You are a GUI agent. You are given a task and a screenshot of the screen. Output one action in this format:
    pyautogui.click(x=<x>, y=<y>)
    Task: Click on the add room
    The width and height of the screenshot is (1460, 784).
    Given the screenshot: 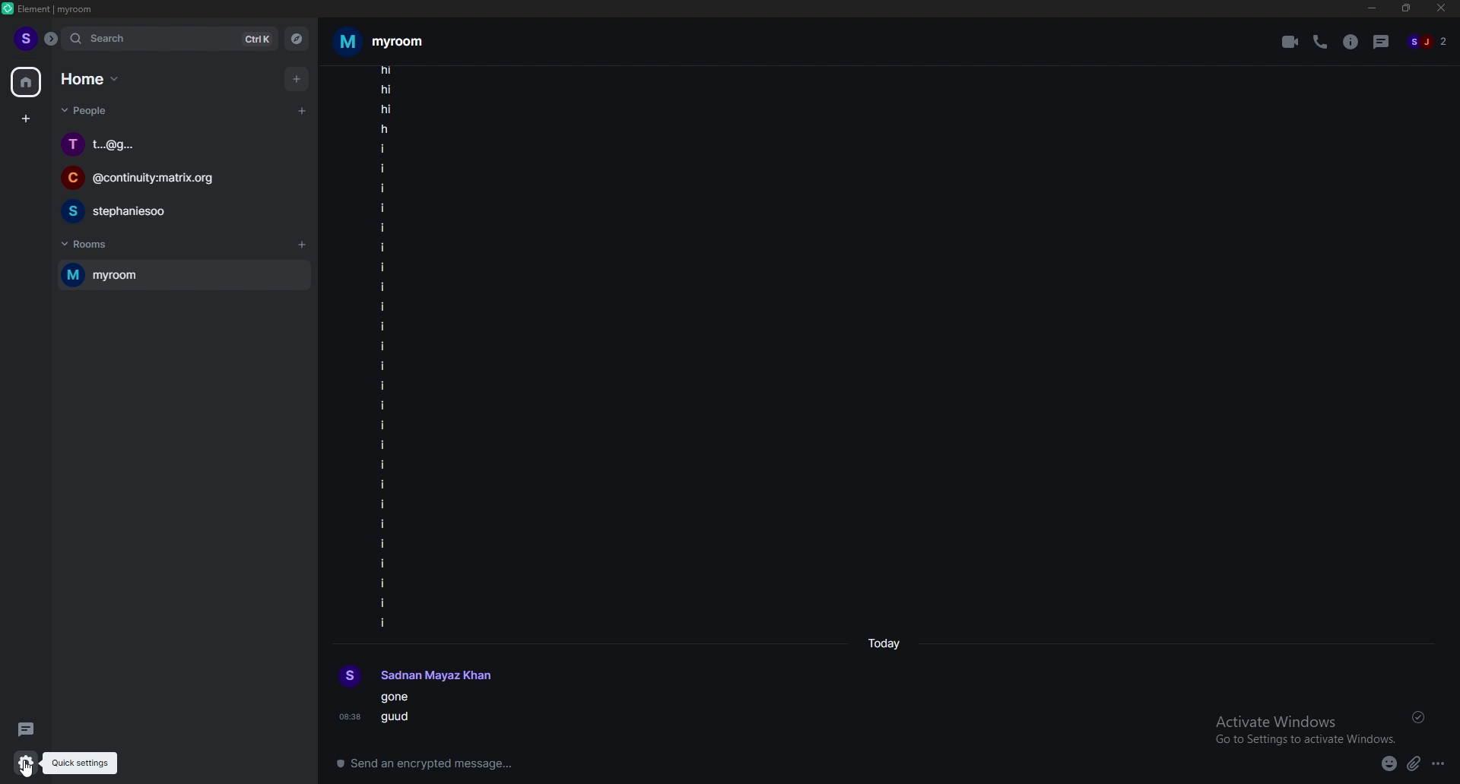 What is the action you would take?
    pyautogui.click(x=302, y=245)
    